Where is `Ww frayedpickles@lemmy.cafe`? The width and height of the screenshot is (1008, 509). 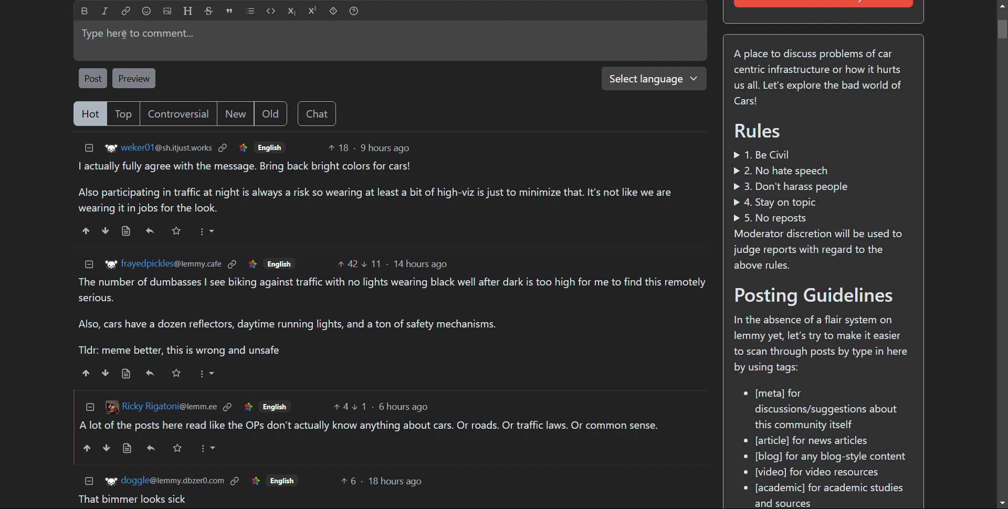 Ww frayedpickles@lemmy.cafe is located at coordinates (162, 263).